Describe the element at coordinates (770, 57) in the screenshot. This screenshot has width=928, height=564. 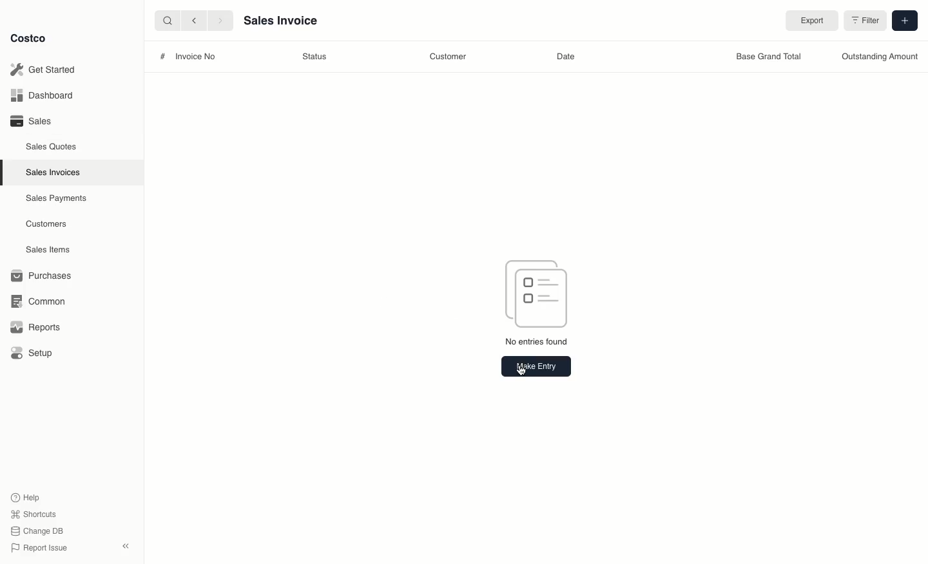
I see `Base Grand Total` at that location.